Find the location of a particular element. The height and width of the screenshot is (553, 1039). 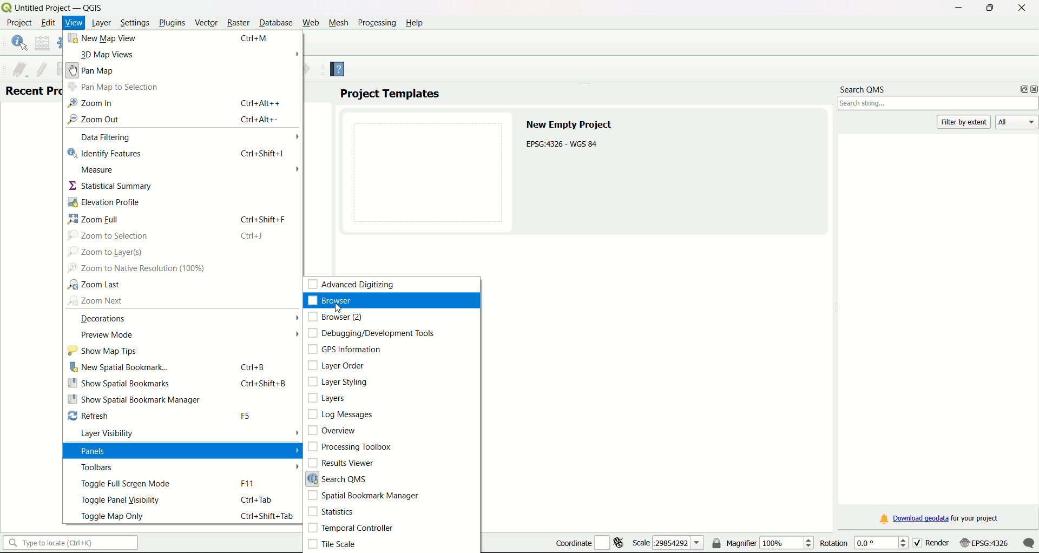

toggle full screen mode is located at coordinates (126, 484).